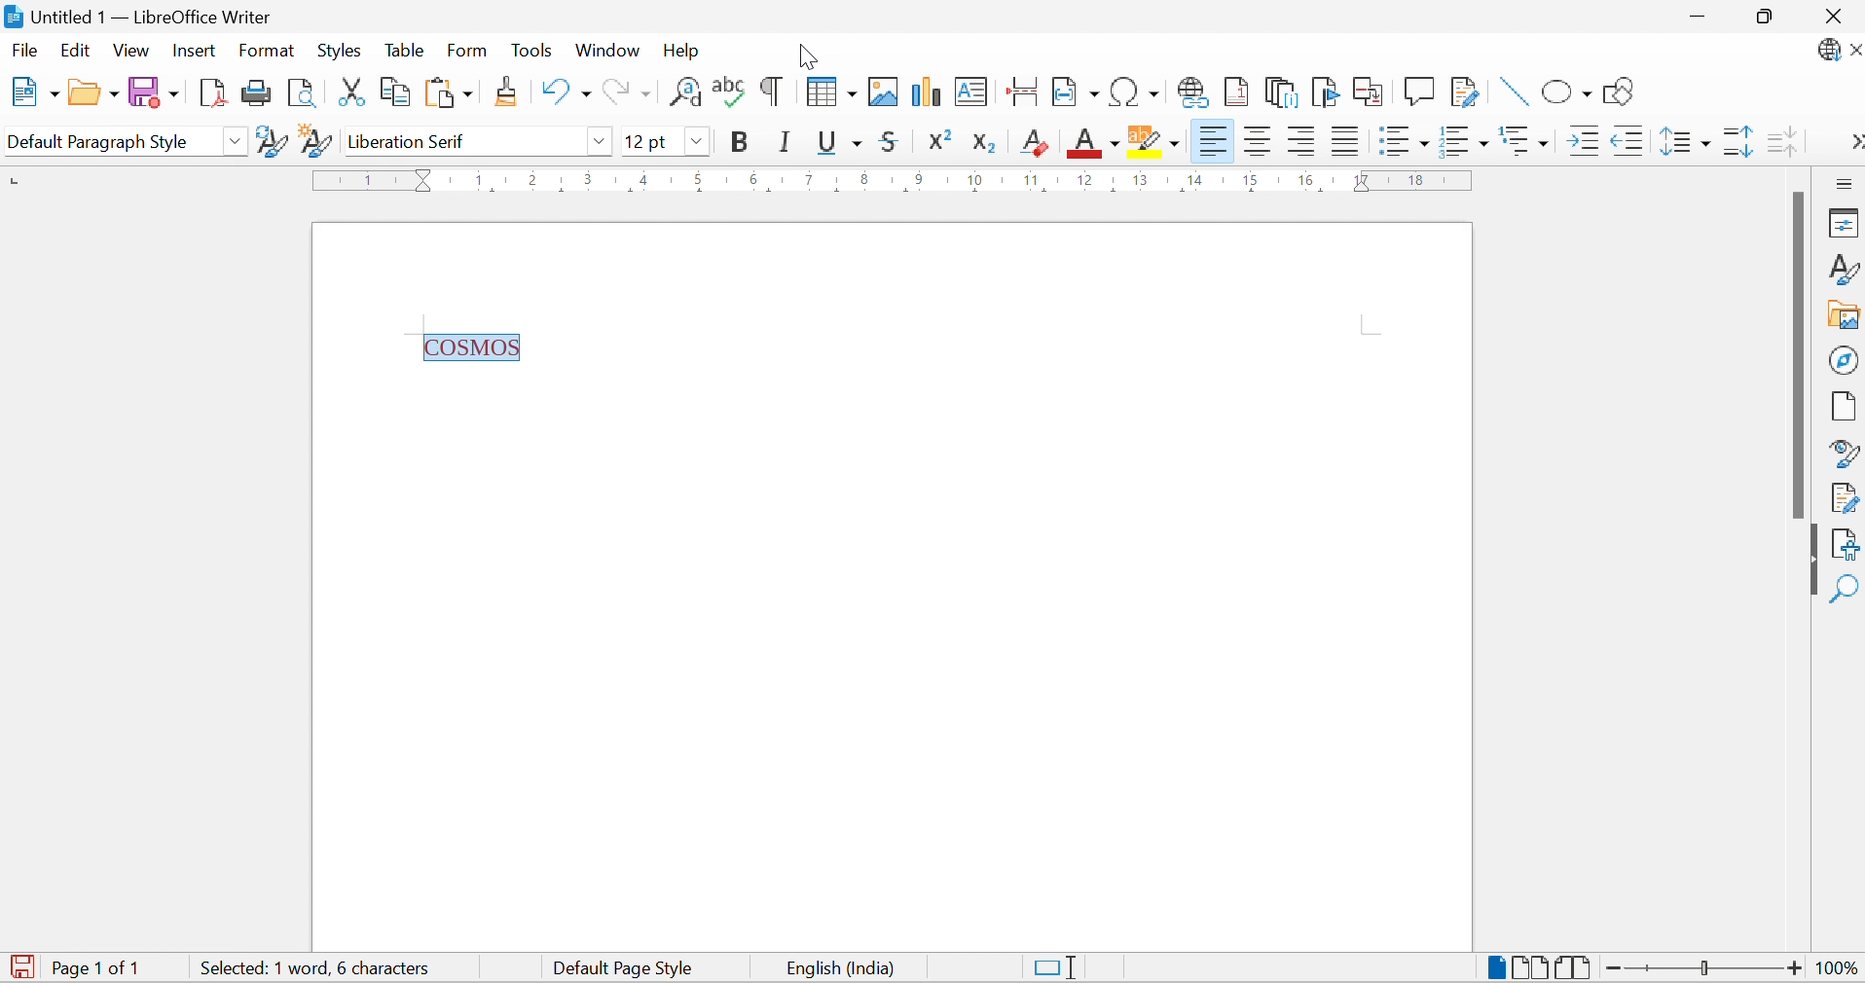 This screenshot has height=983, width=1865. Describe the element at coordinates (685, 50) in the screenshot. I see `Help` at that location.